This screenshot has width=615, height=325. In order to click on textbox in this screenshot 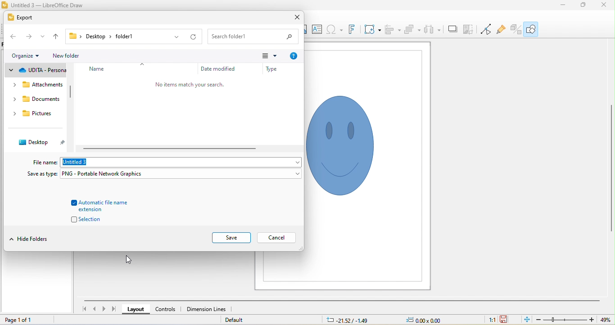, I will do `click(317, 30)`.